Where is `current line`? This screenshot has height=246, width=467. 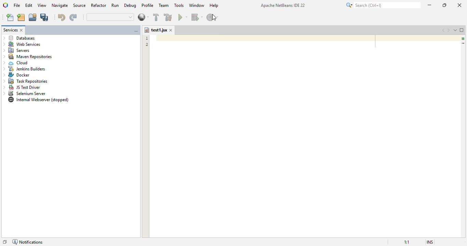
current line is located at coordinates (463, 44).